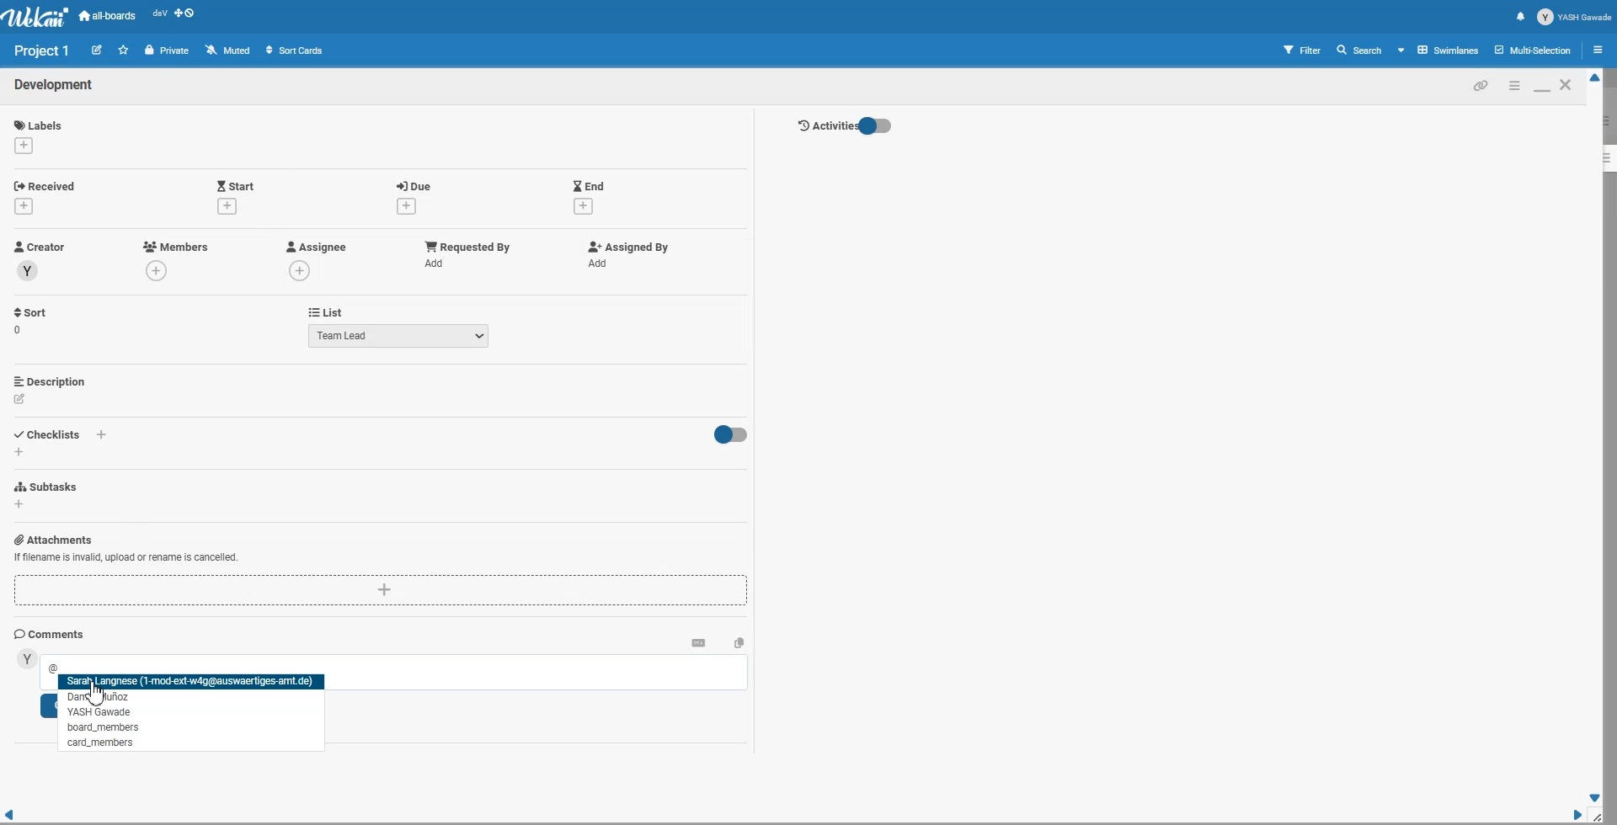  I want to click on add, so click(20, 505).